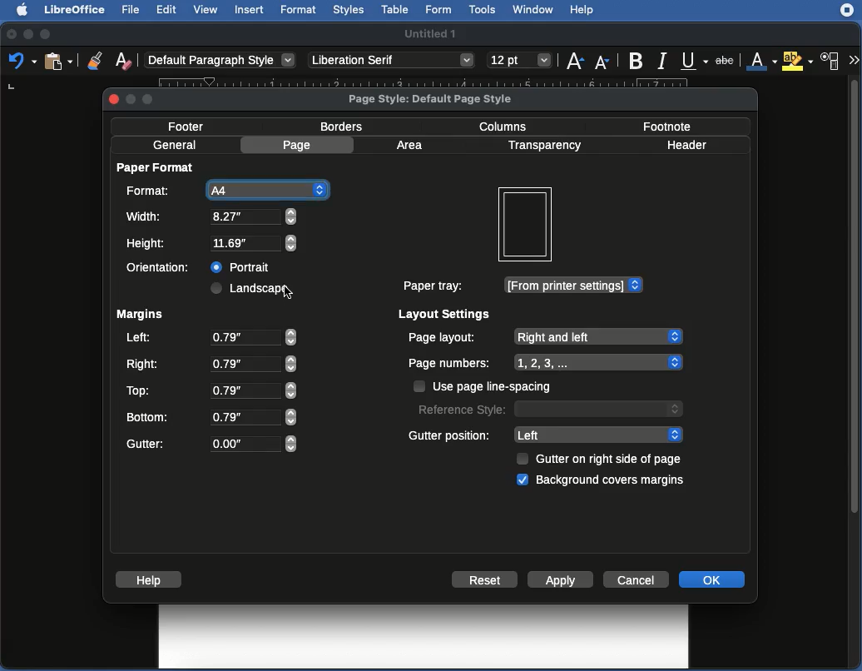 The image size is (862, 671). Describe the element at coordinates (435, 99) in the screenshot. I see `Page style: Default page style` at that location.